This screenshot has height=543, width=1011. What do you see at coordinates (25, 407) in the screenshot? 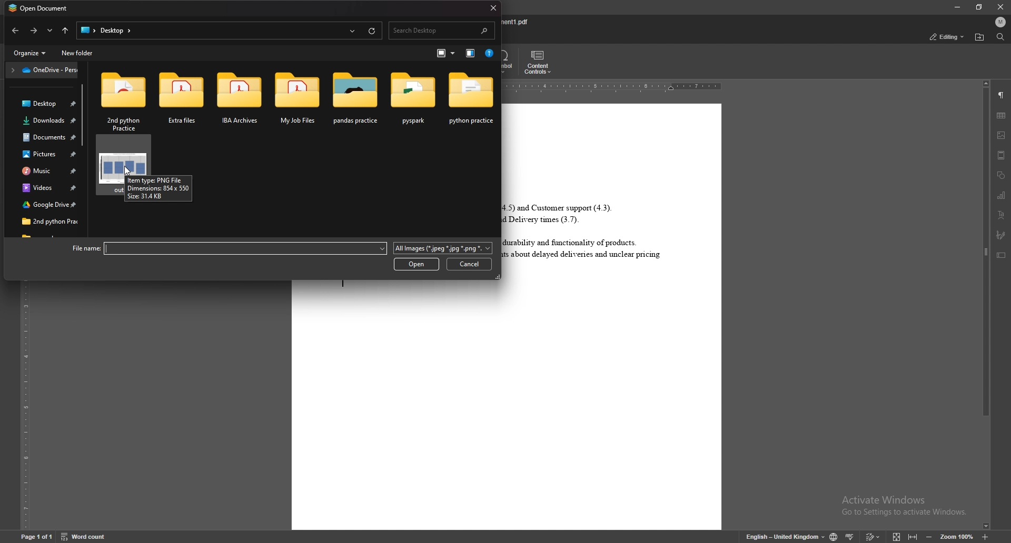
I see `vertical scale` at bounding box center [25, 407].